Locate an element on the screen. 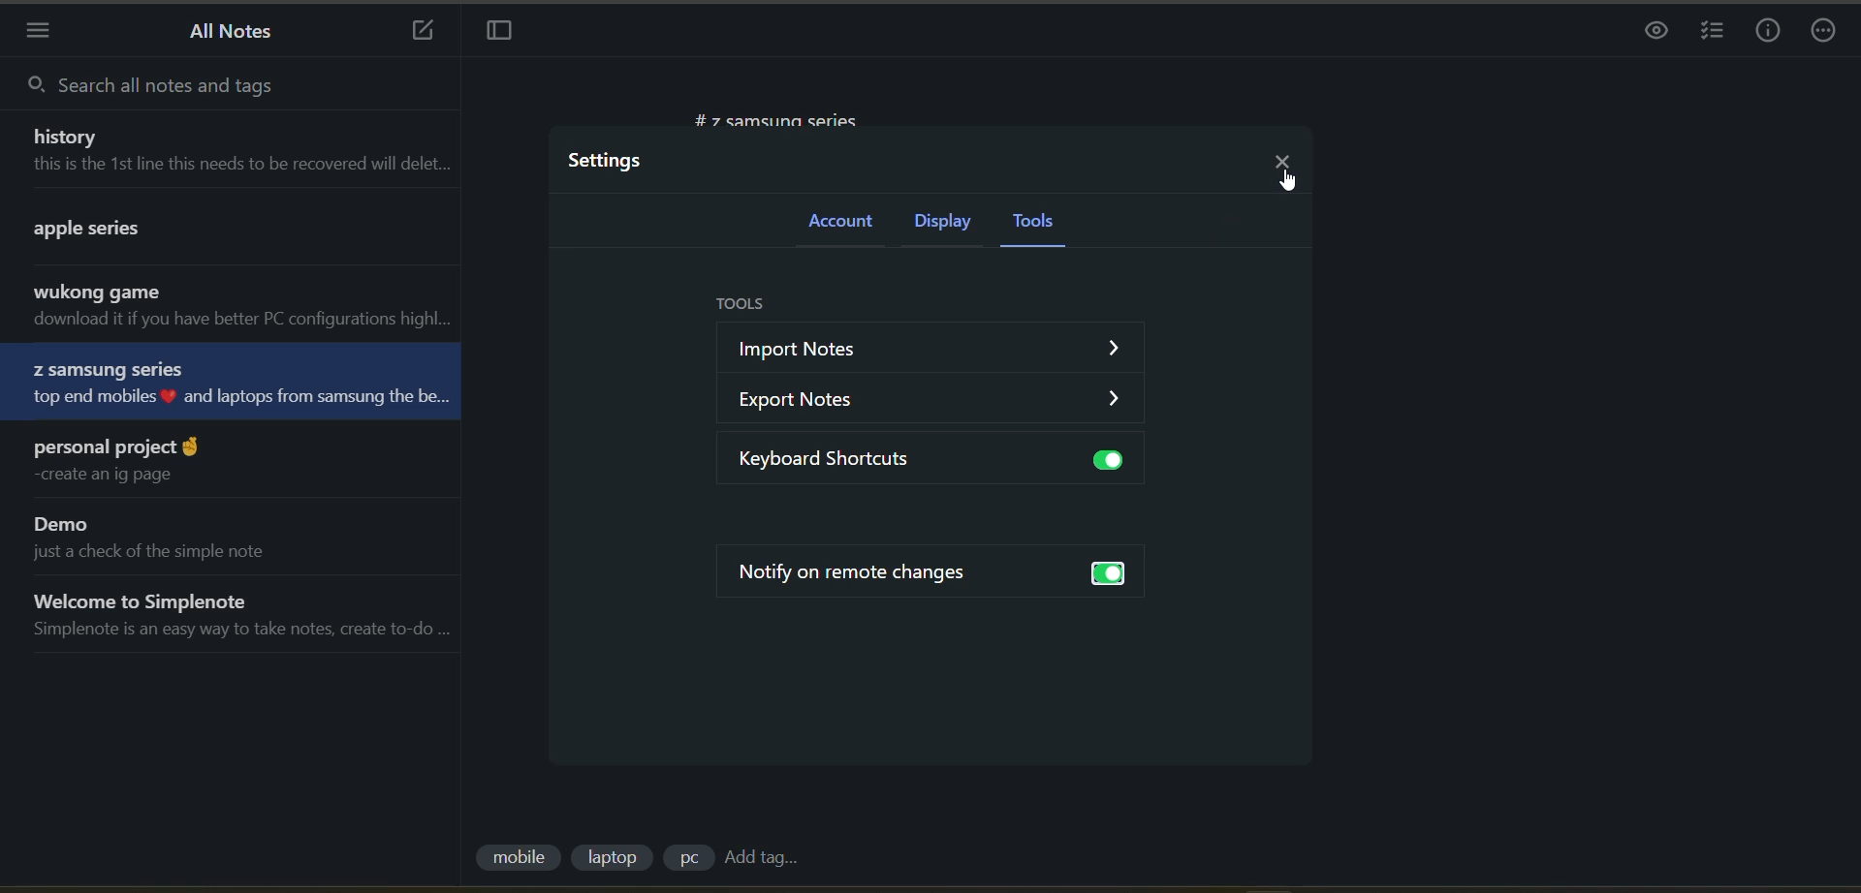 This screenshot has width=1861, height=893. all notes is located at coordinates (241, 32).